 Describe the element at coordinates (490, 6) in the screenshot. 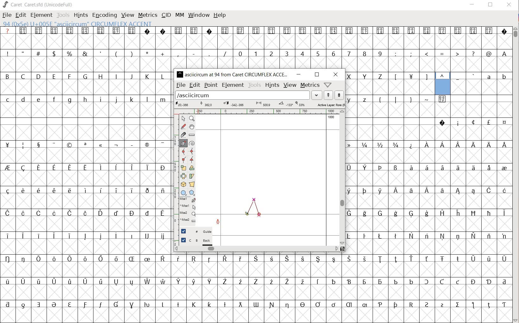

I see `RESTORE DOWN` at that location.